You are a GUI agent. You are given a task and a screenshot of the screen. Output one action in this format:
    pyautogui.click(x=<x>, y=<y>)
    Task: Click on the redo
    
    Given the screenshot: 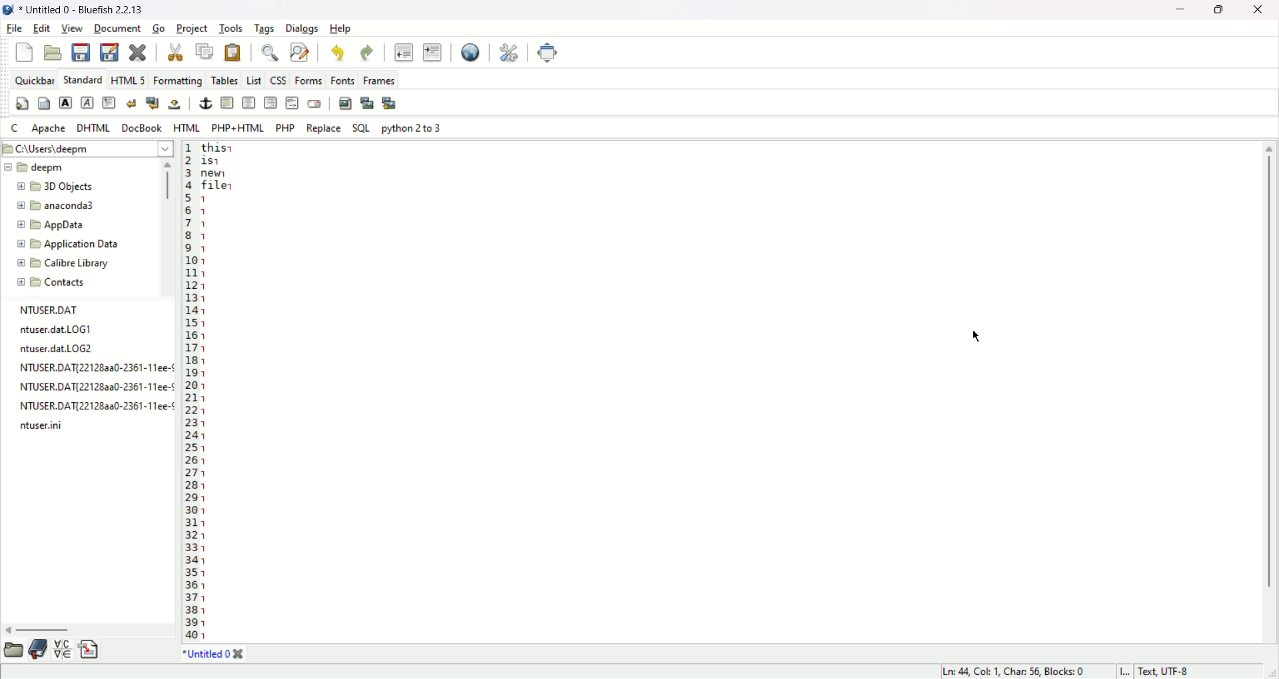 What is the action you would take?
    pyautogui.click(x=368, y=55)
    